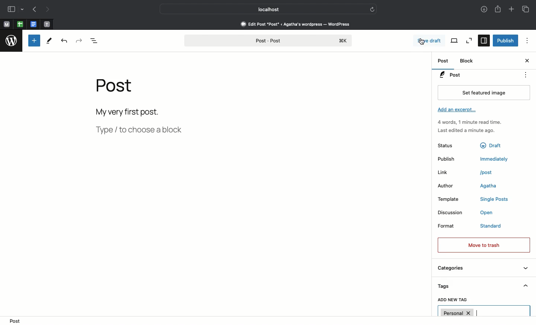  I want to click on Post, so click(475, 75).